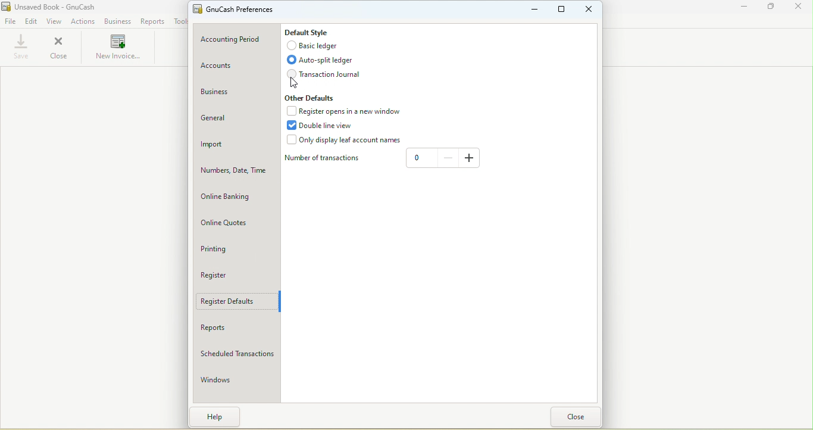 This screenshot has height=430, width=813. What do you see at coordinates (346, 111) in the screenshot?
I see `Register opens in a new window` at bounding box center [346, 111].